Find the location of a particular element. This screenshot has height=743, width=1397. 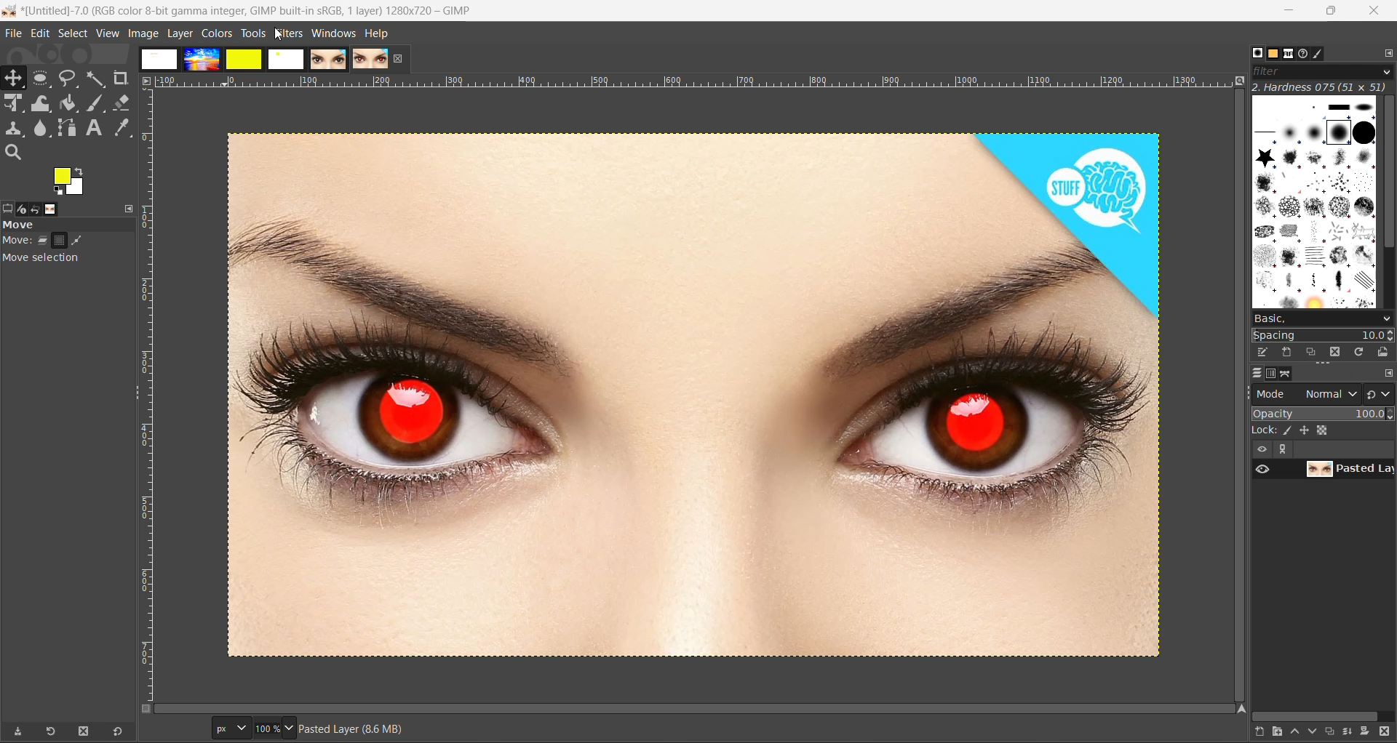

save tool preset is located at coordinates (17, 733).